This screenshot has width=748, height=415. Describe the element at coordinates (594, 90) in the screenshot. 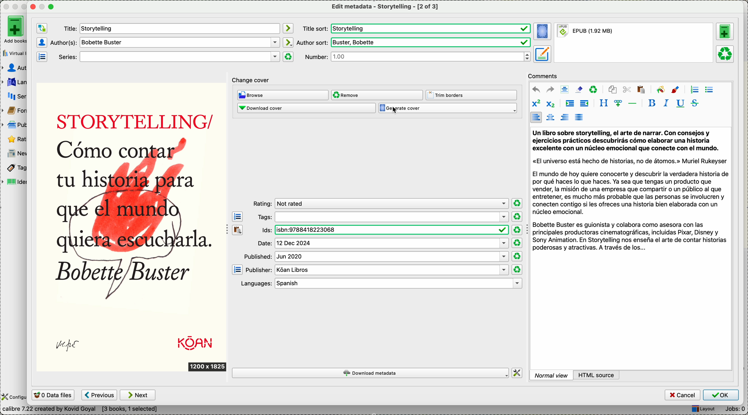

I see `clear` at that location.